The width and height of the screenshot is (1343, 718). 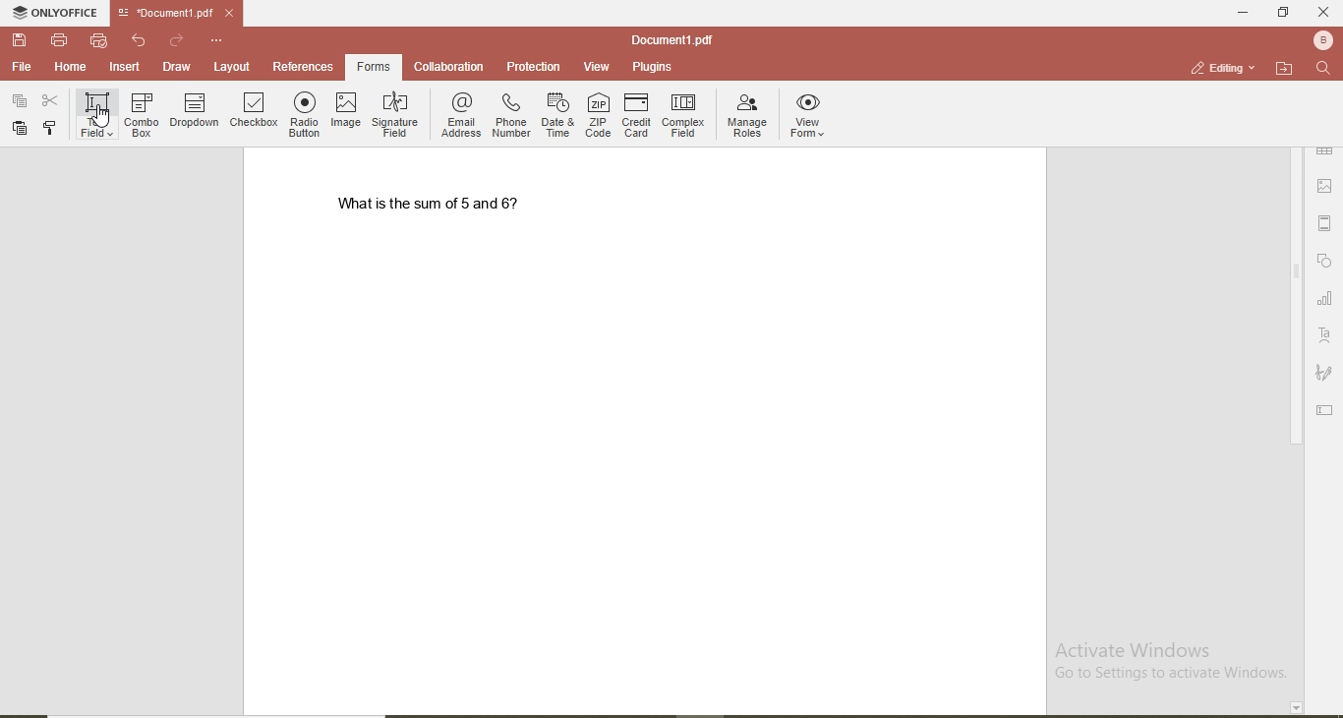 I want to click on print, so click(x=57, y=39).